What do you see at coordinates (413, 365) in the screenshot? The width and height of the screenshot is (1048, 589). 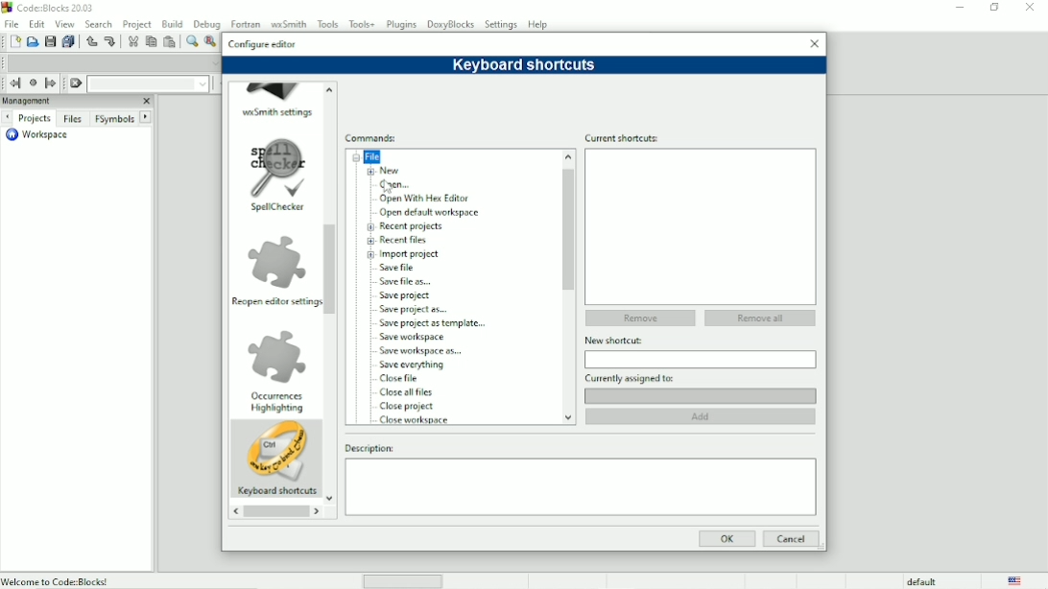 I see `Save everything` at bounding box center [413, 365].